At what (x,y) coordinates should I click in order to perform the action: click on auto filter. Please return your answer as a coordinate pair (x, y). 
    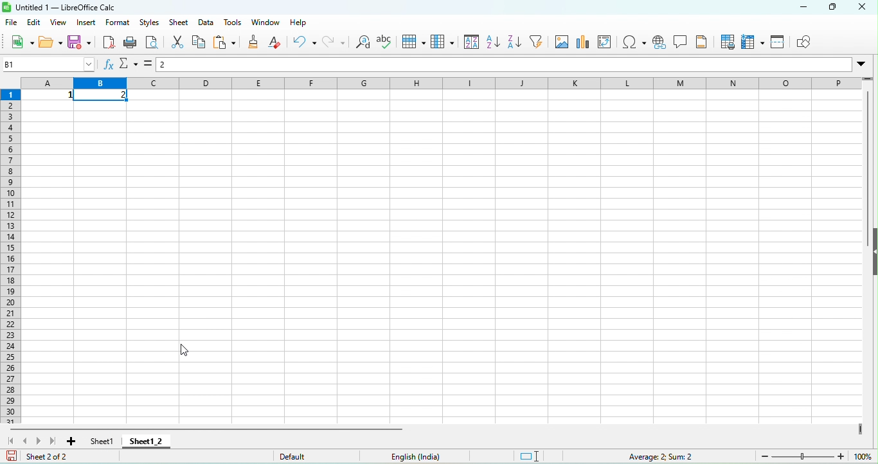
    Looking at the image, I should click on (540, 44).